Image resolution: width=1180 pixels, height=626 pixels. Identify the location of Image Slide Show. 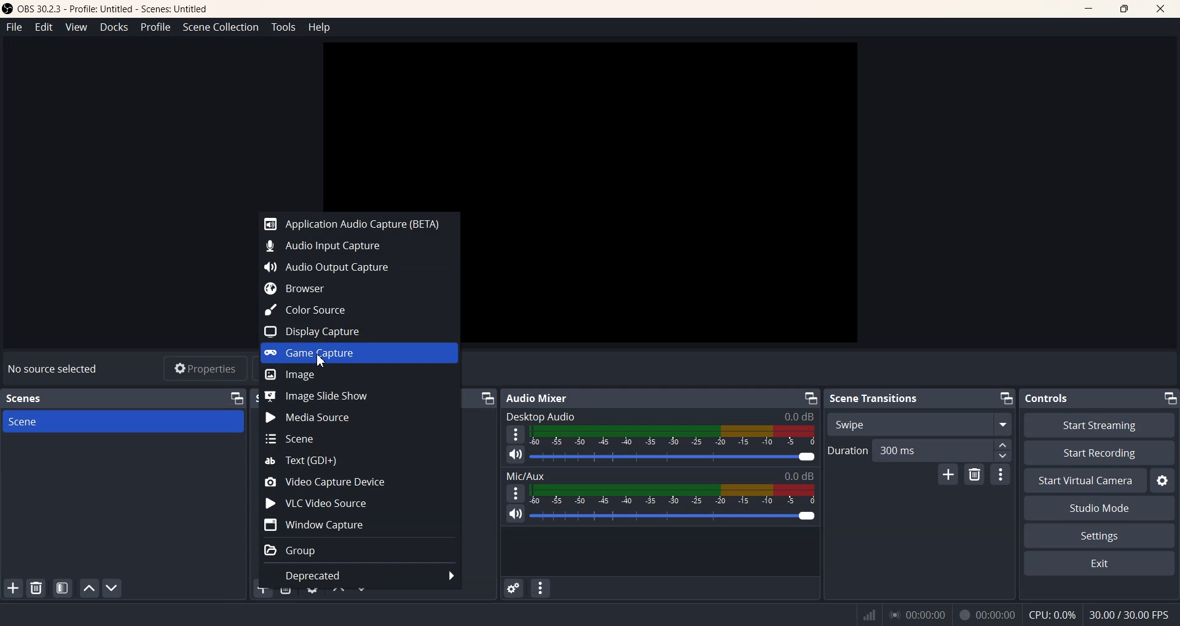
(359, 396).